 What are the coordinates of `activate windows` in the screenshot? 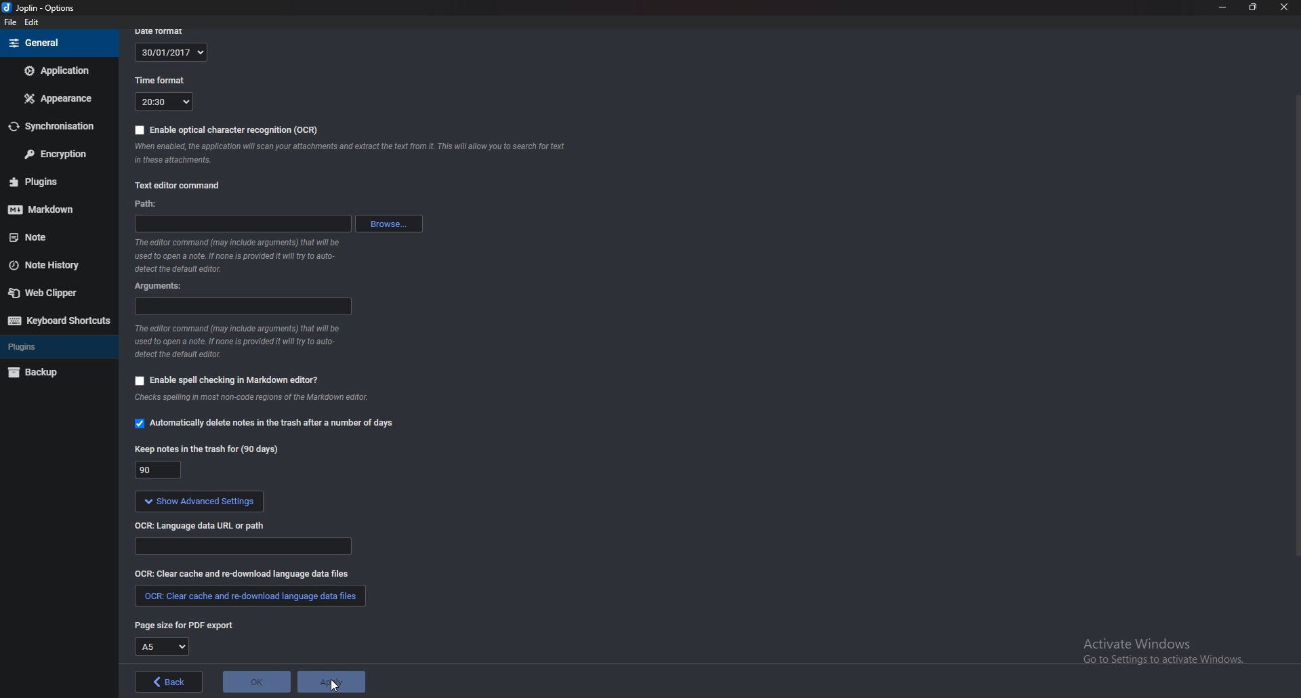 It's located at (1170, 649).